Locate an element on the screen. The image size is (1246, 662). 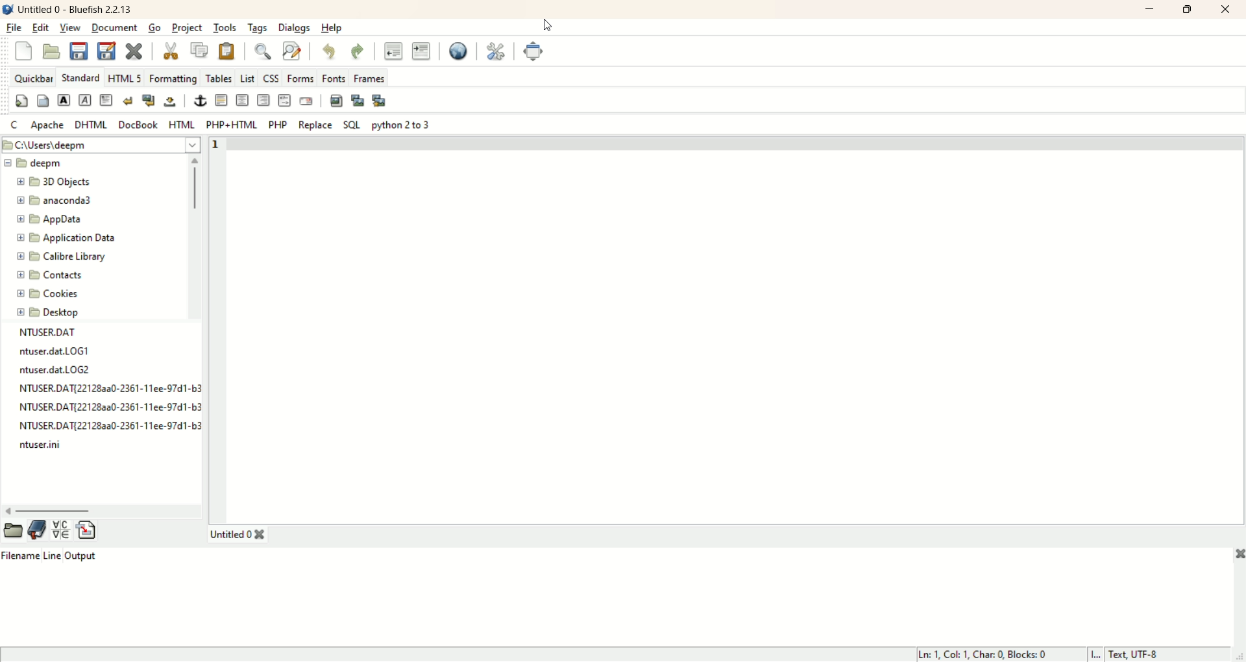
PHP+HTML is located at coordinates (232, 125).